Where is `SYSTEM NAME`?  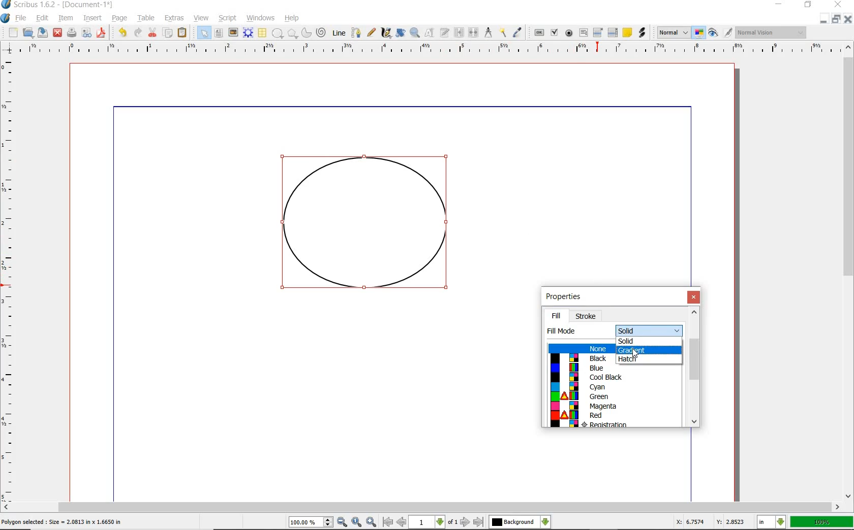
SYSTEM NAME is located at coordinates (58, 5).